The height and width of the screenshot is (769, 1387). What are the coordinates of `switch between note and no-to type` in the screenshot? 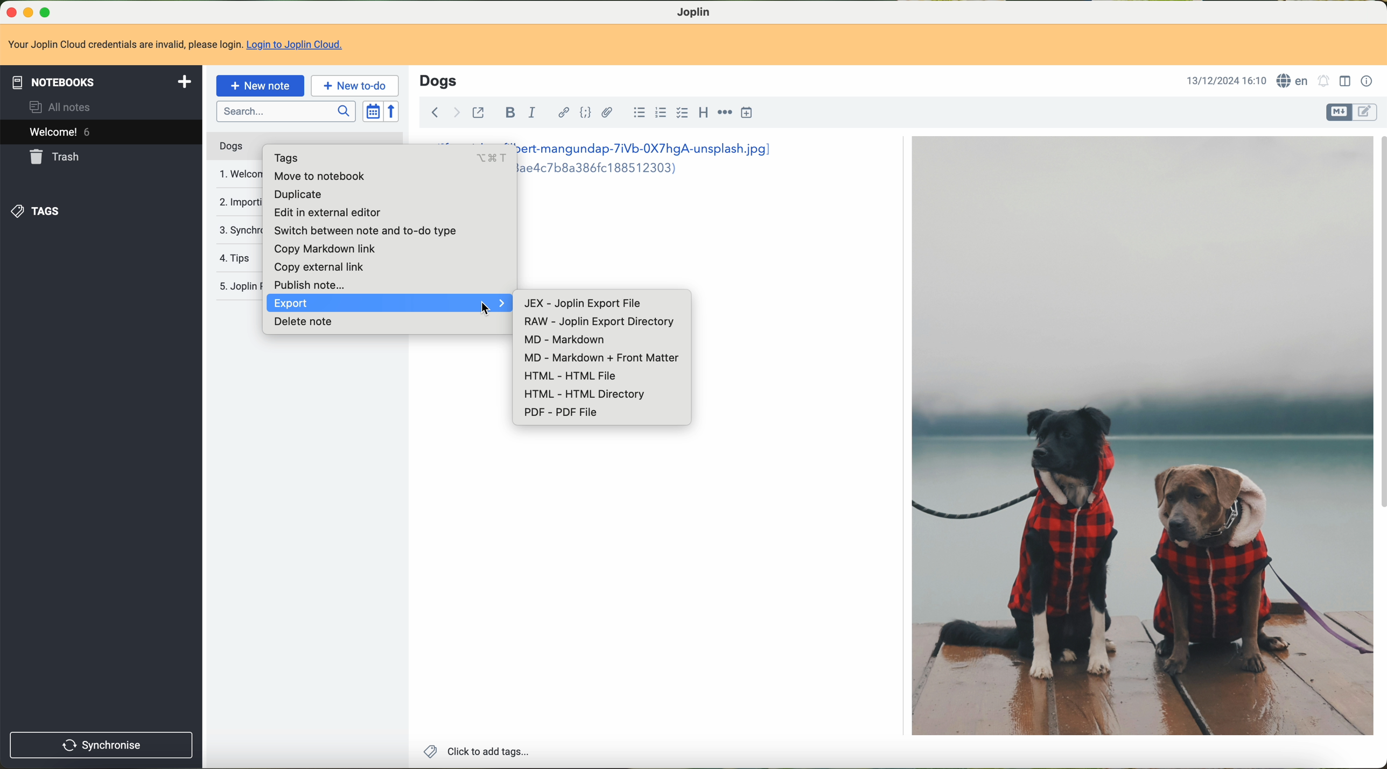 It's located at (365, 231).